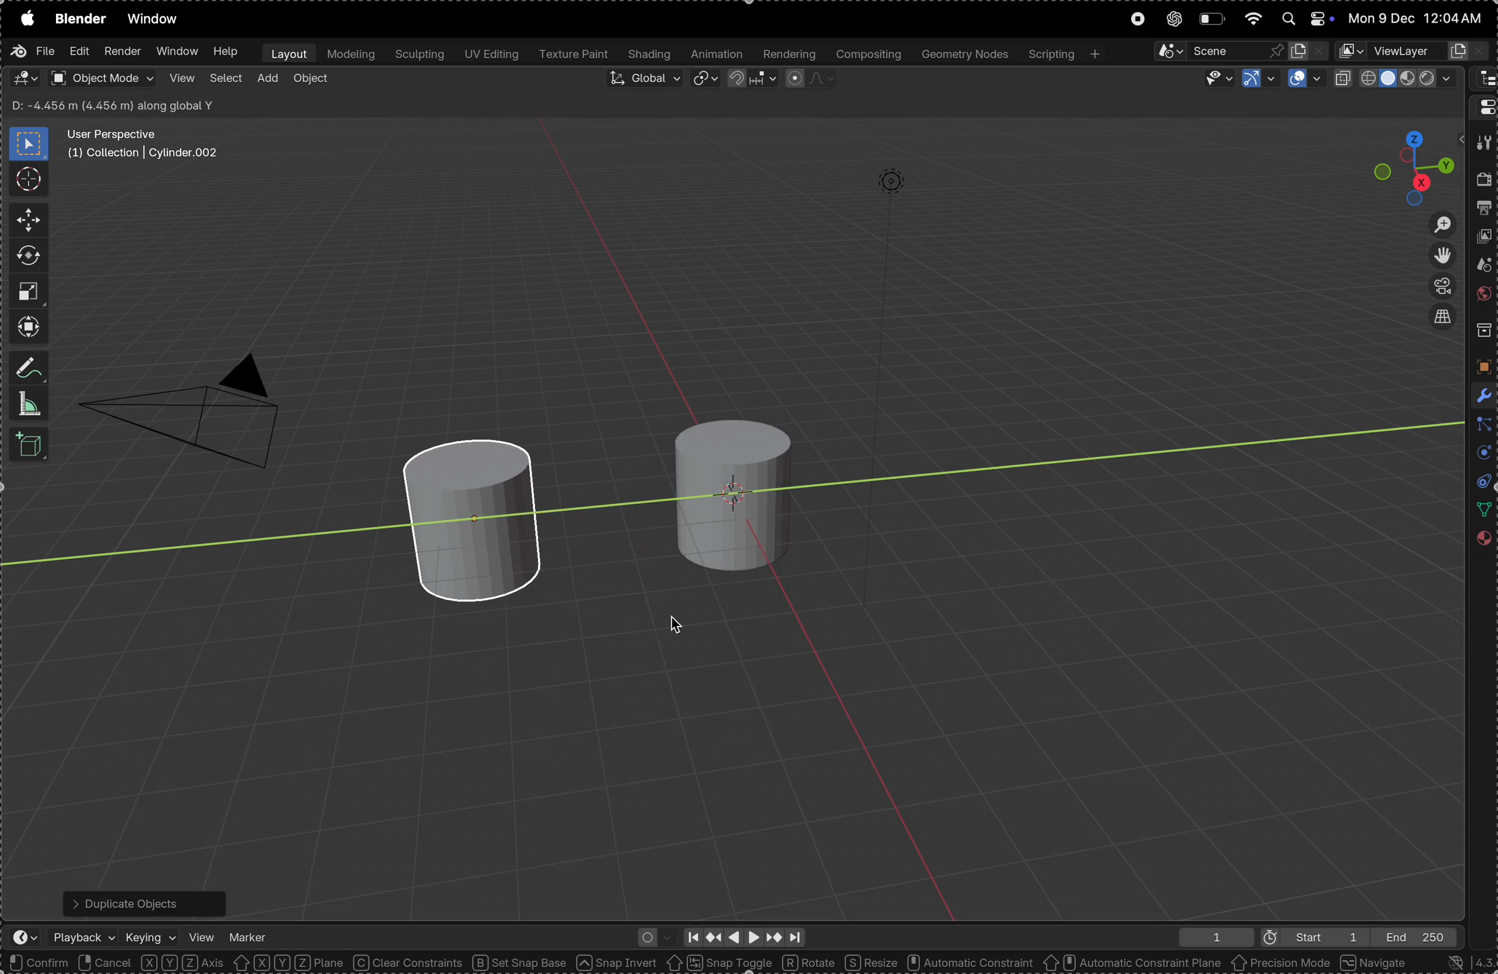  I want to click on help, so click(226, 52).